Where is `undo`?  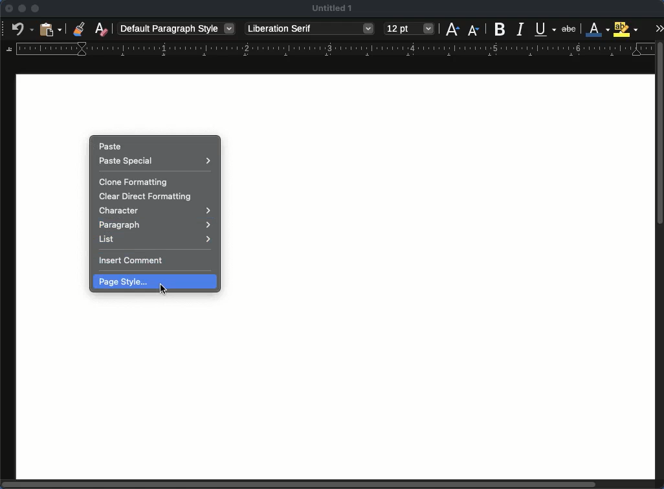
undo is located at coordinates (21, 30).